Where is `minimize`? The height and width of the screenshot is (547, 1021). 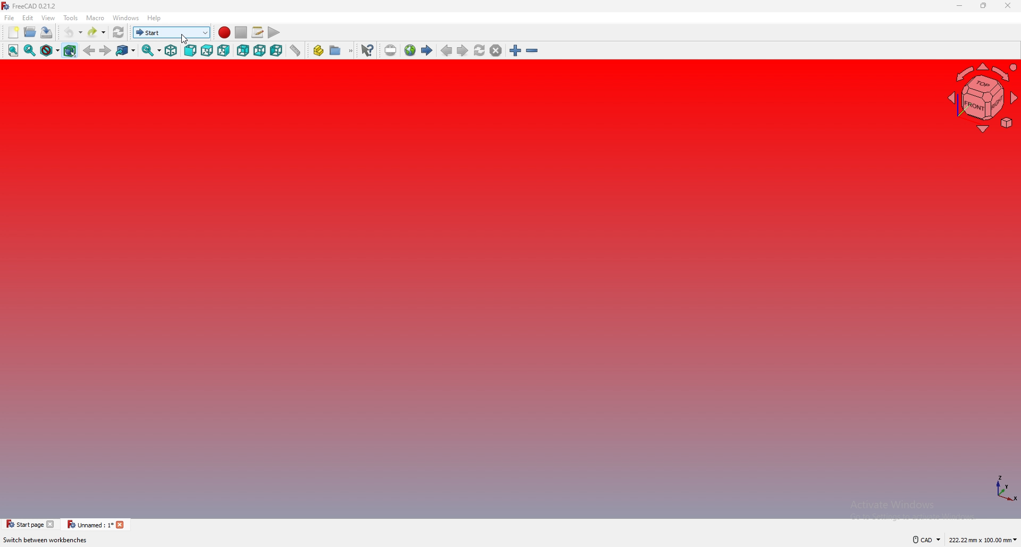 minimize is located at coordinates (960, 6).